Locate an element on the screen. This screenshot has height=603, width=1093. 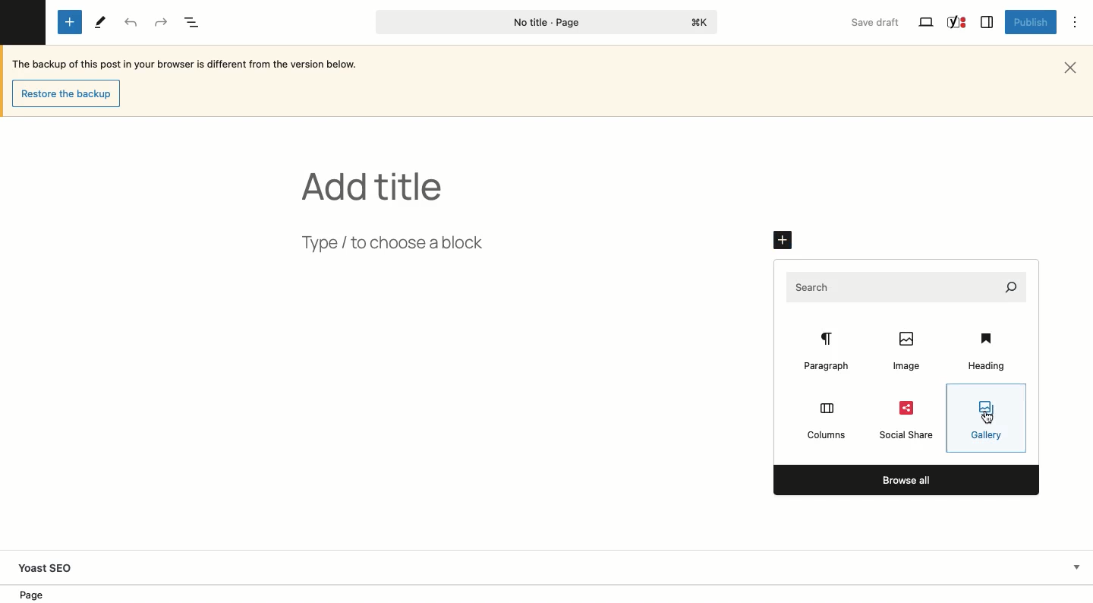
he backup of this post in your browser is different from the version below. is located at coordinates (196, 64).